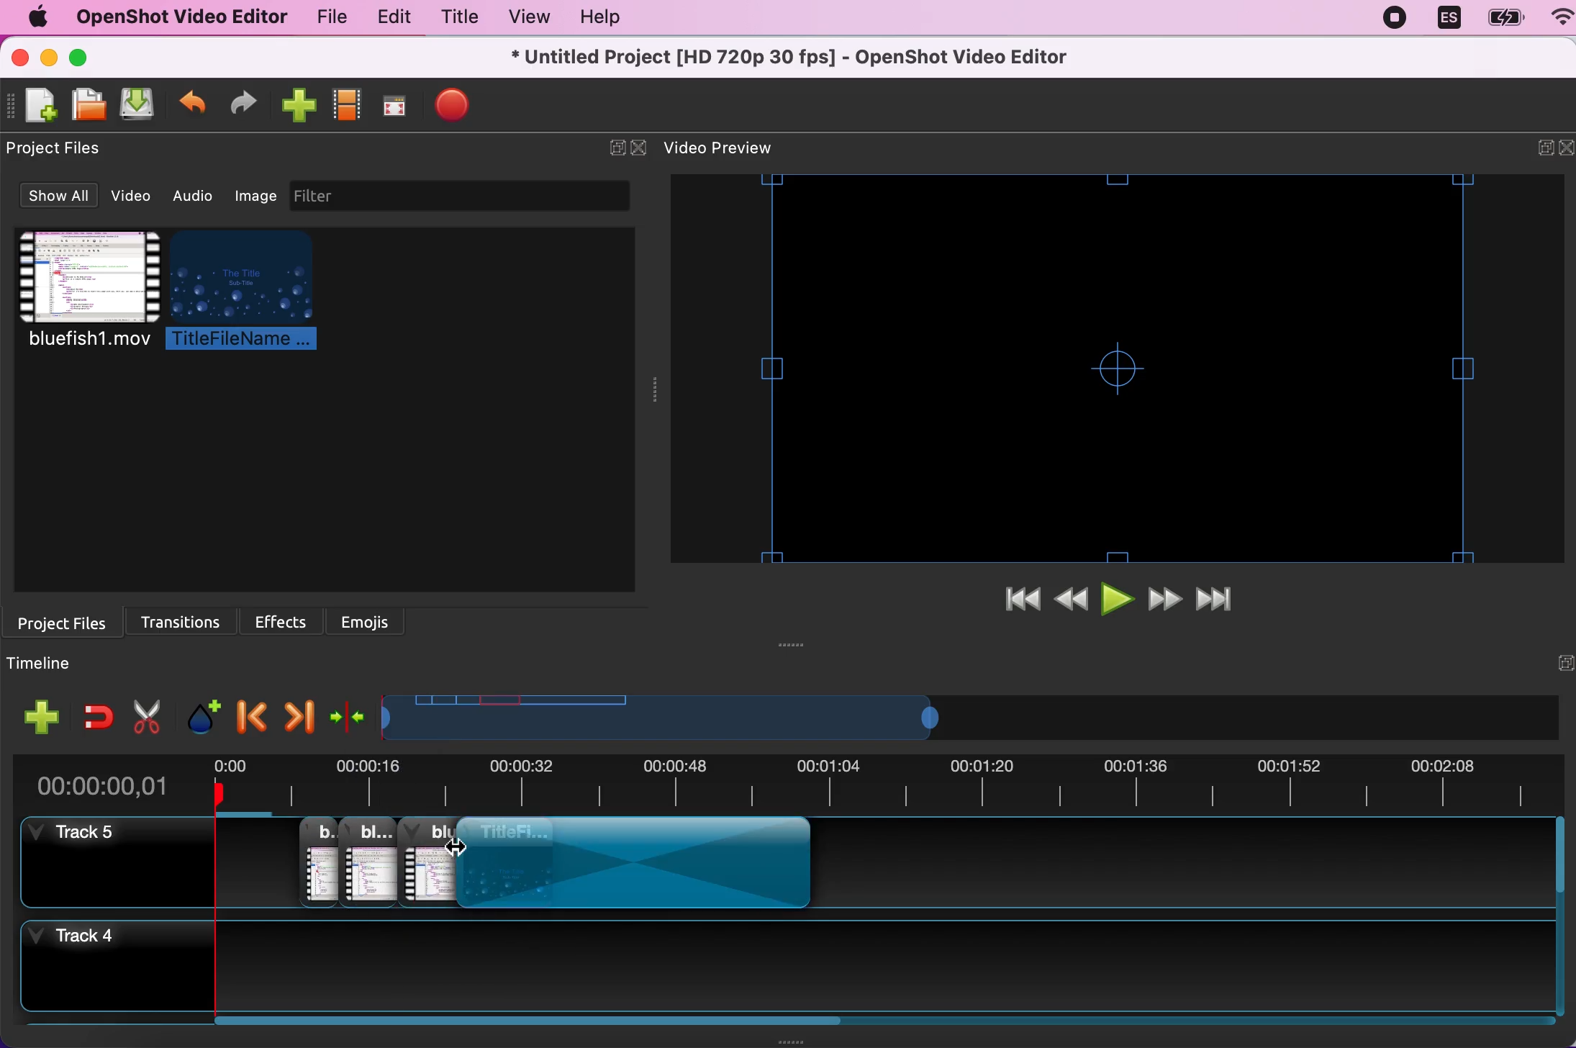 Image resolution: width=1576 pixels, height=1048 pixels. I want to click on video preview, so click(734, 149).